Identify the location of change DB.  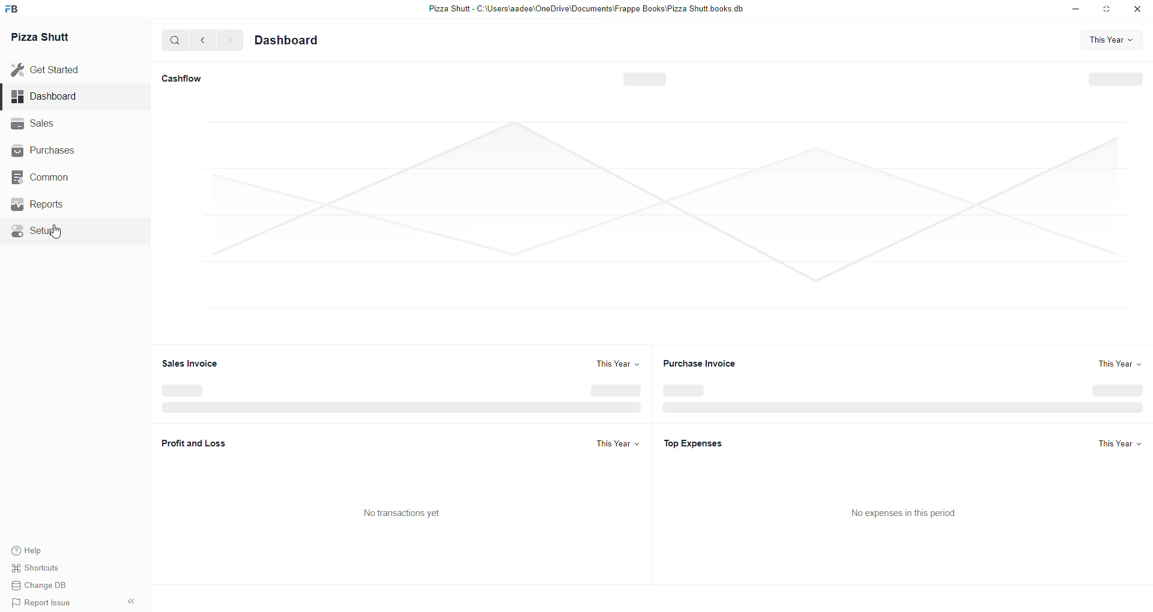
(39, 587).